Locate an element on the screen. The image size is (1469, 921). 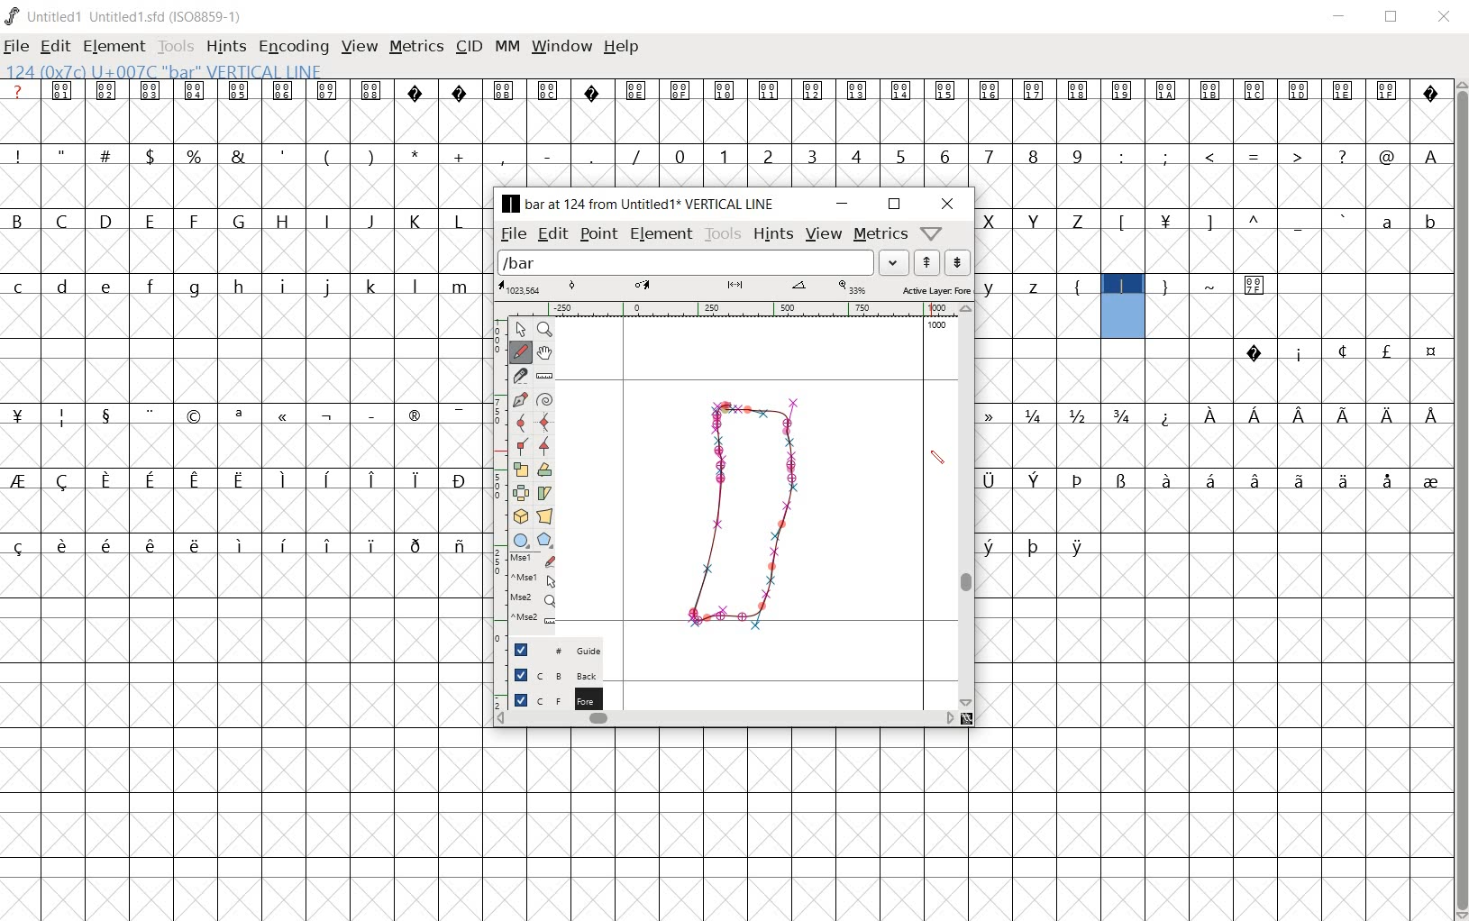
measure a distance, angle between points is located at coordinates (545, 377).